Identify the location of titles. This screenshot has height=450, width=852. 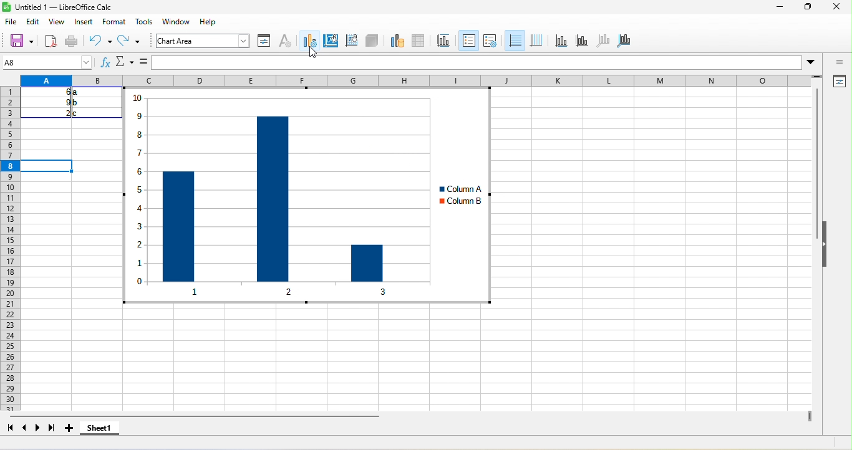
(468, 40).